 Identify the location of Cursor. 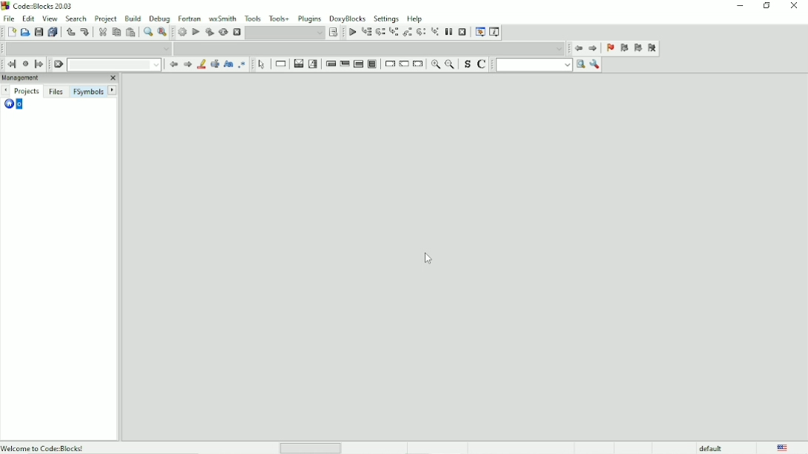
(428, 260).